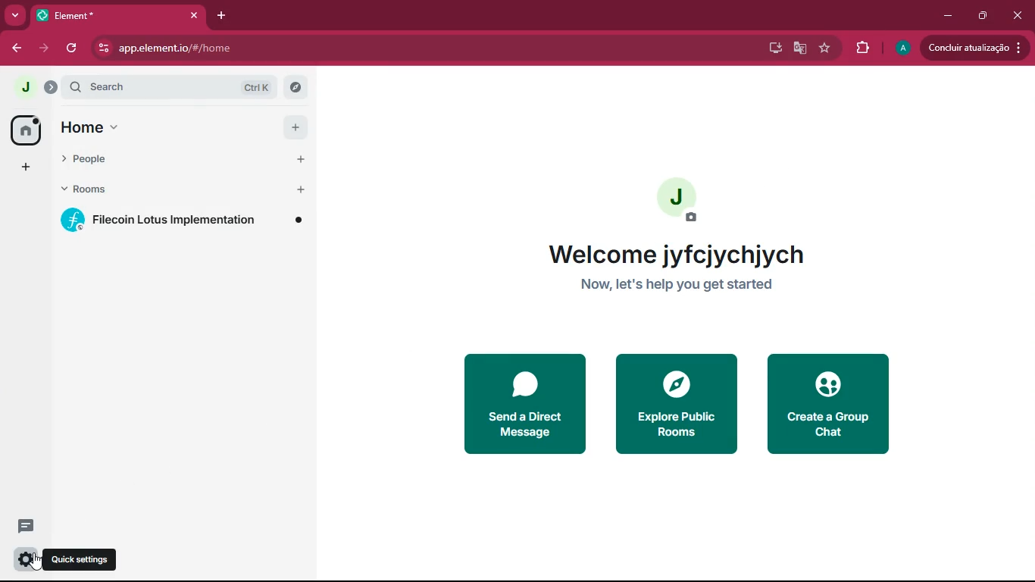 This screenshot has height=582, width=1035. I want to click on home, so click(24, 130).